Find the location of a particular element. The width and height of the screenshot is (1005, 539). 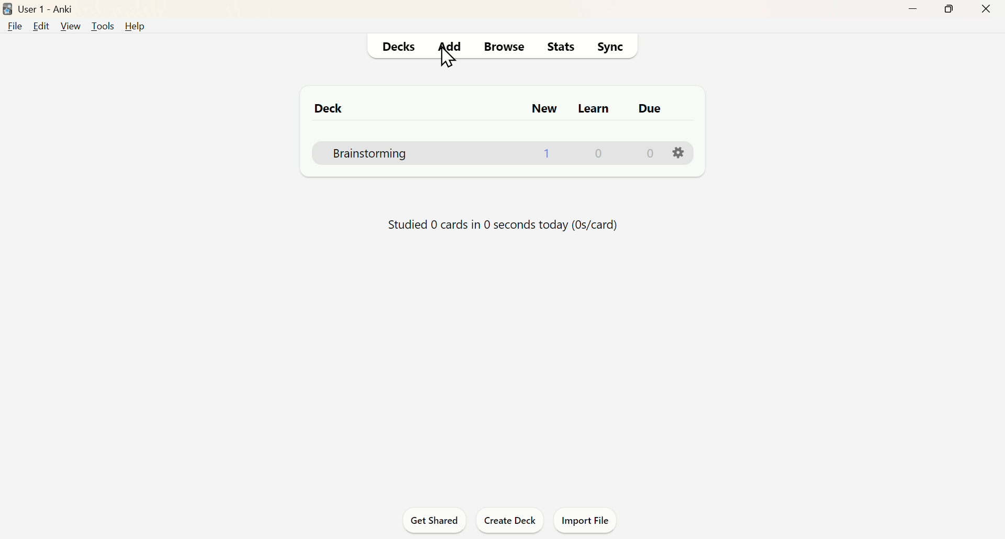

 is located at coordinates (138, 26).